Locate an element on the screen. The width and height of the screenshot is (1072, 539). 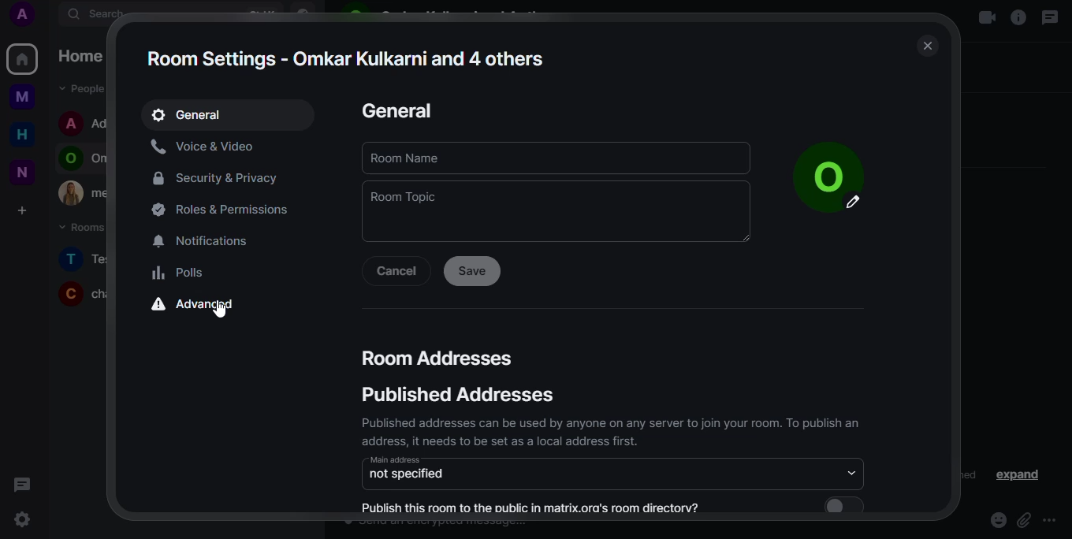
room topic is located at coordinates (409, 198).